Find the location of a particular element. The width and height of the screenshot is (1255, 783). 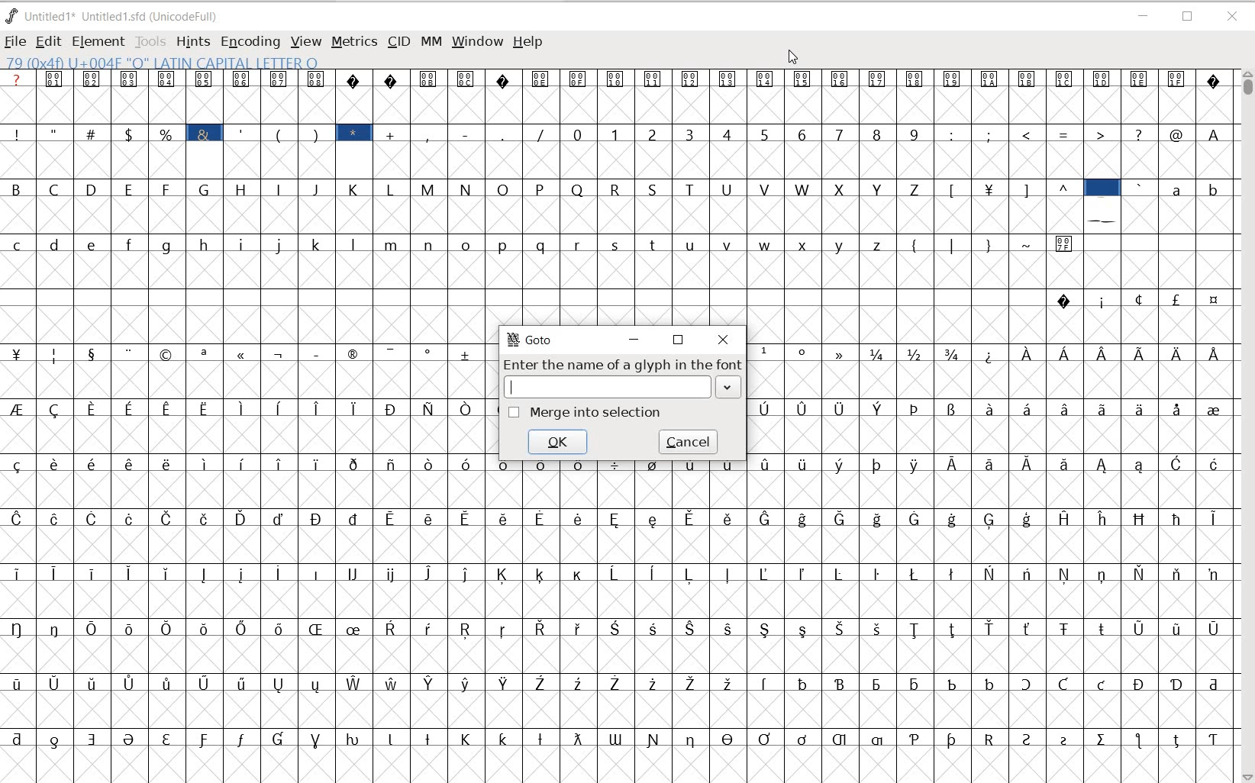

expand is located at coordinates (730, 388).